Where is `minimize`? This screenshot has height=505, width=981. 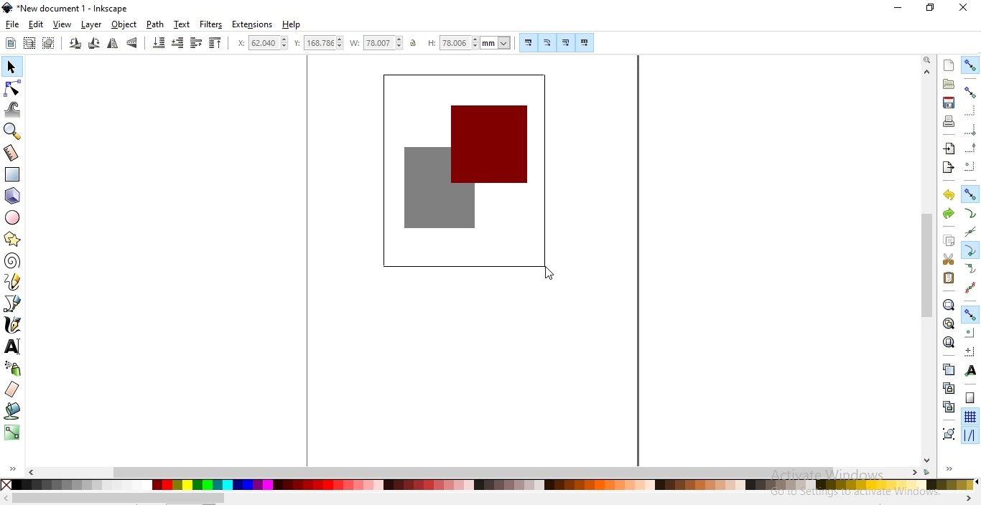 minimize is located at coordinates (898, 9).